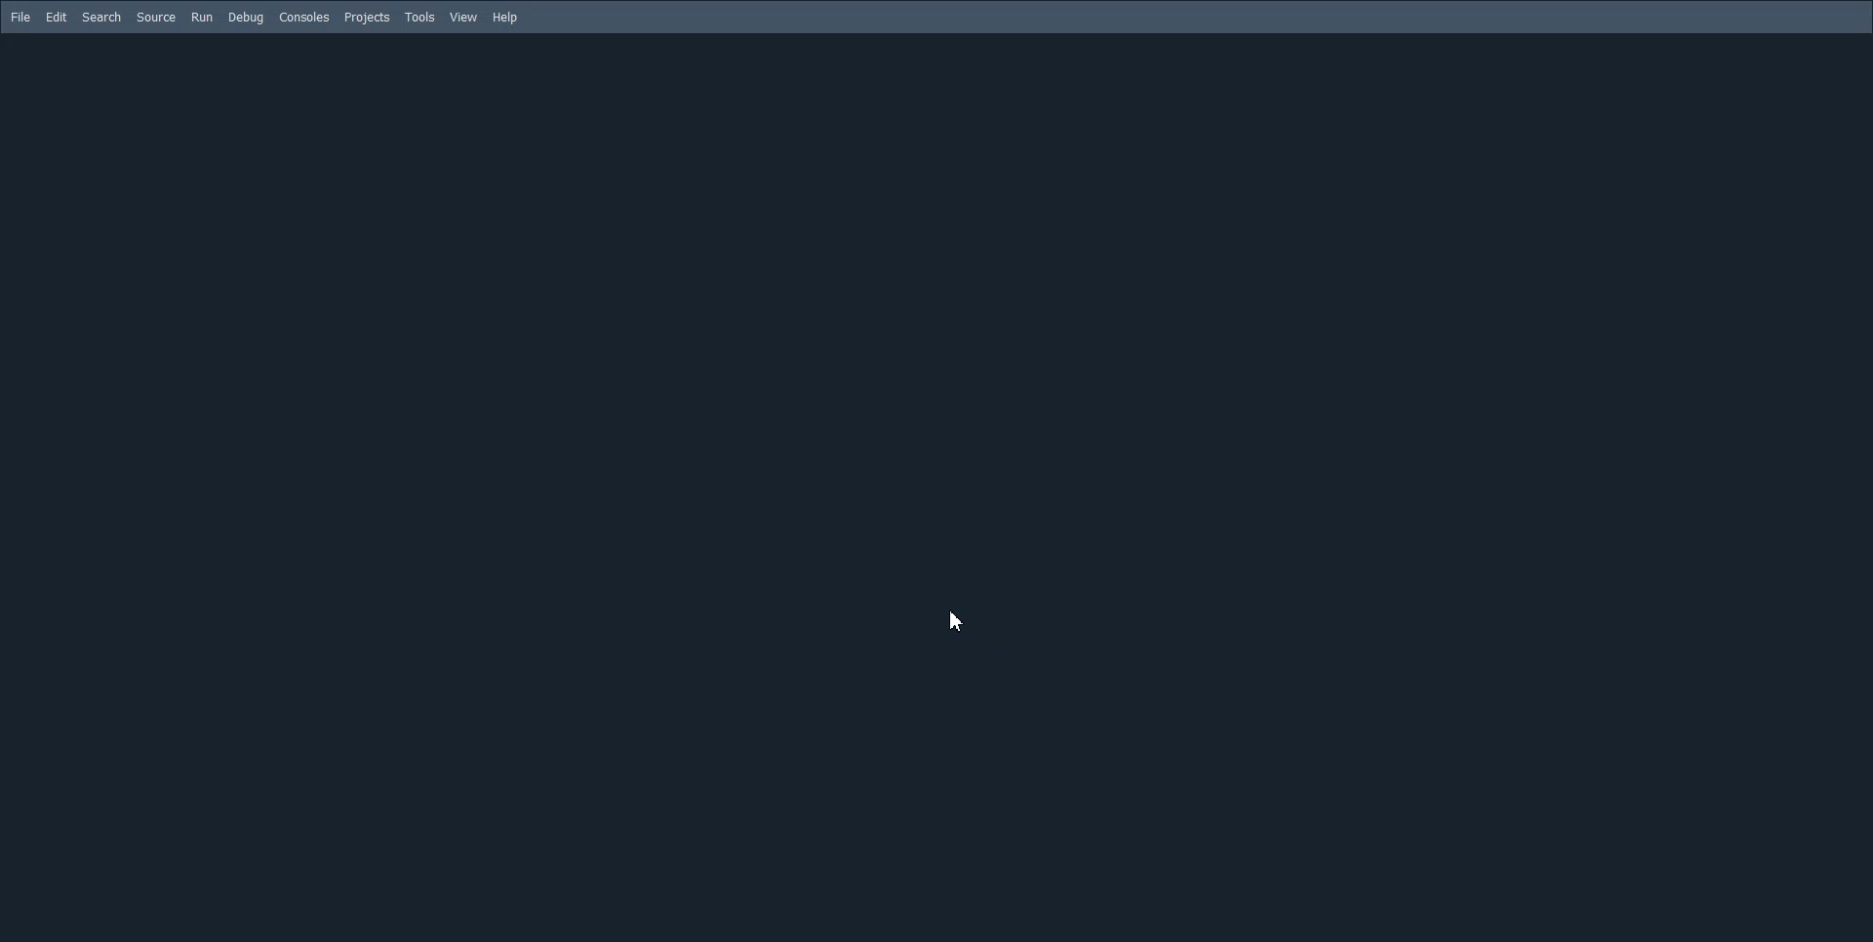  I want to click on View, so click(464, 17).